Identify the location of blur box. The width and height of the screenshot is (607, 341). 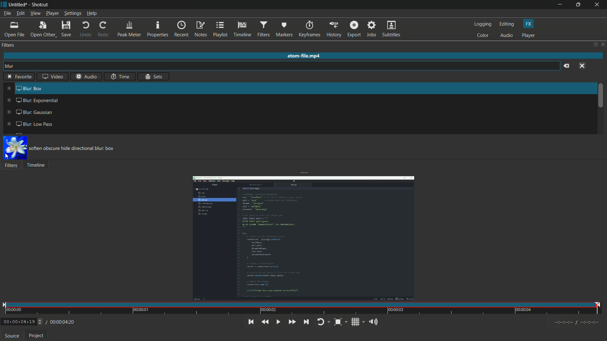
(24, 88).